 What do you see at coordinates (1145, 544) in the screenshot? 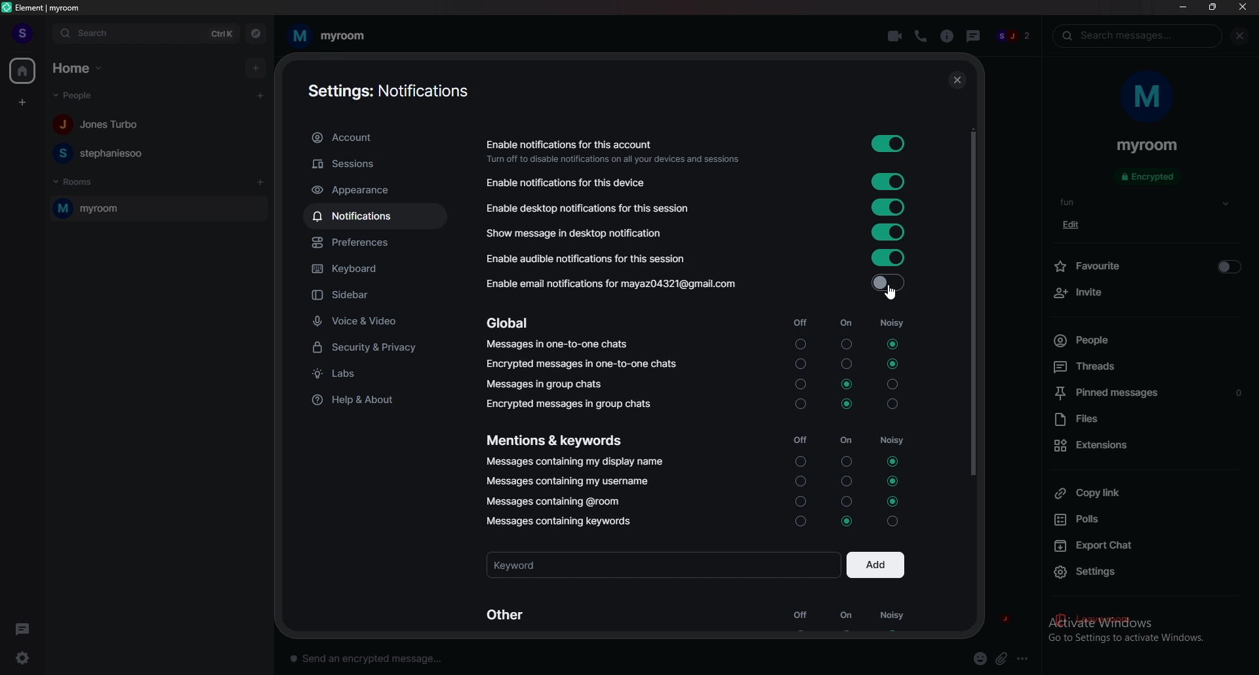
I see `export chat` at bounding box center [1145, 544].